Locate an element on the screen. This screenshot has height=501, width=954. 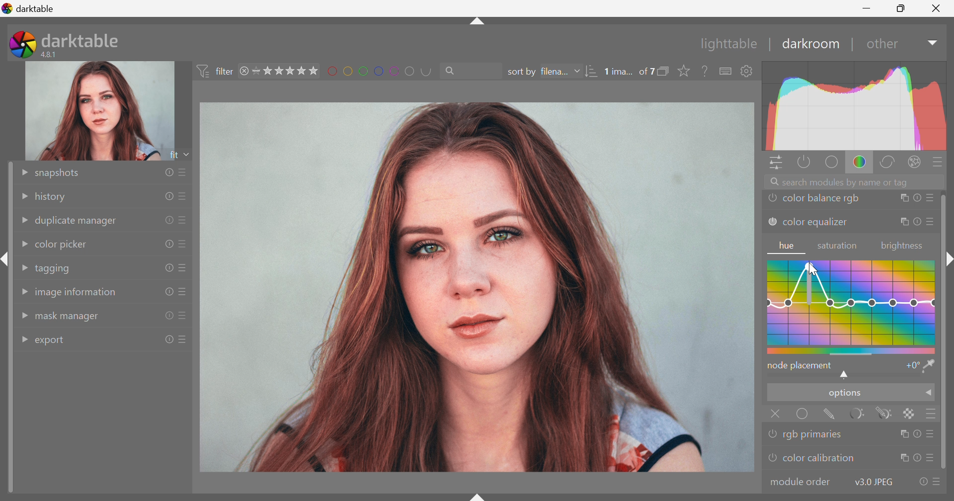
multiple instance actions is located at coordinates (903, 458).